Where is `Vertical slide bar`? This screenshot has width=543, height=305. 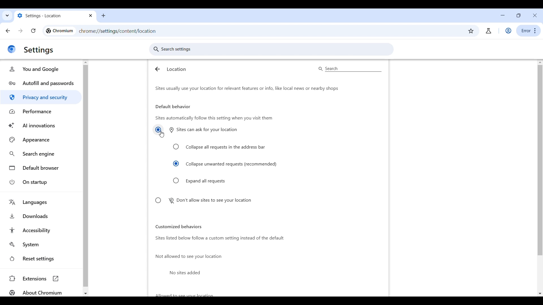
Vertical slide bar is located at coordinates (539, 161).